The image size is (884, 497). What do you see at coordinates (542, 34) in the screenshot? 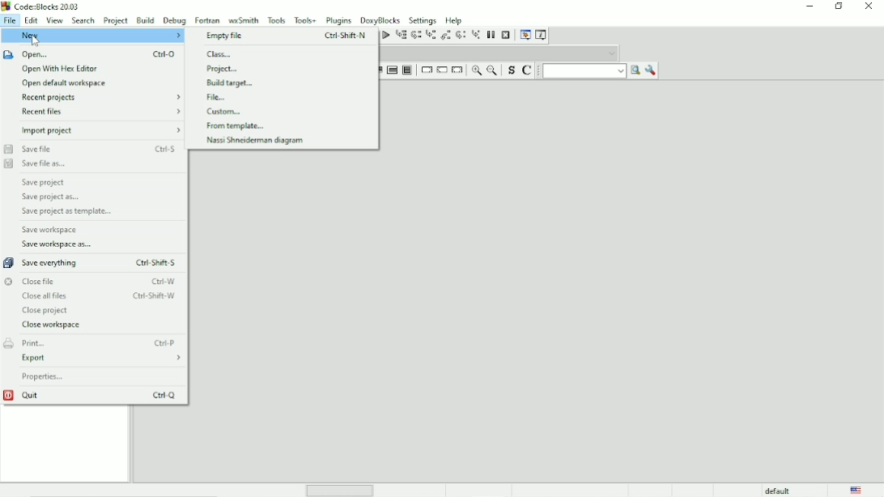
I see `Various info` at bounding box center [542, 34].